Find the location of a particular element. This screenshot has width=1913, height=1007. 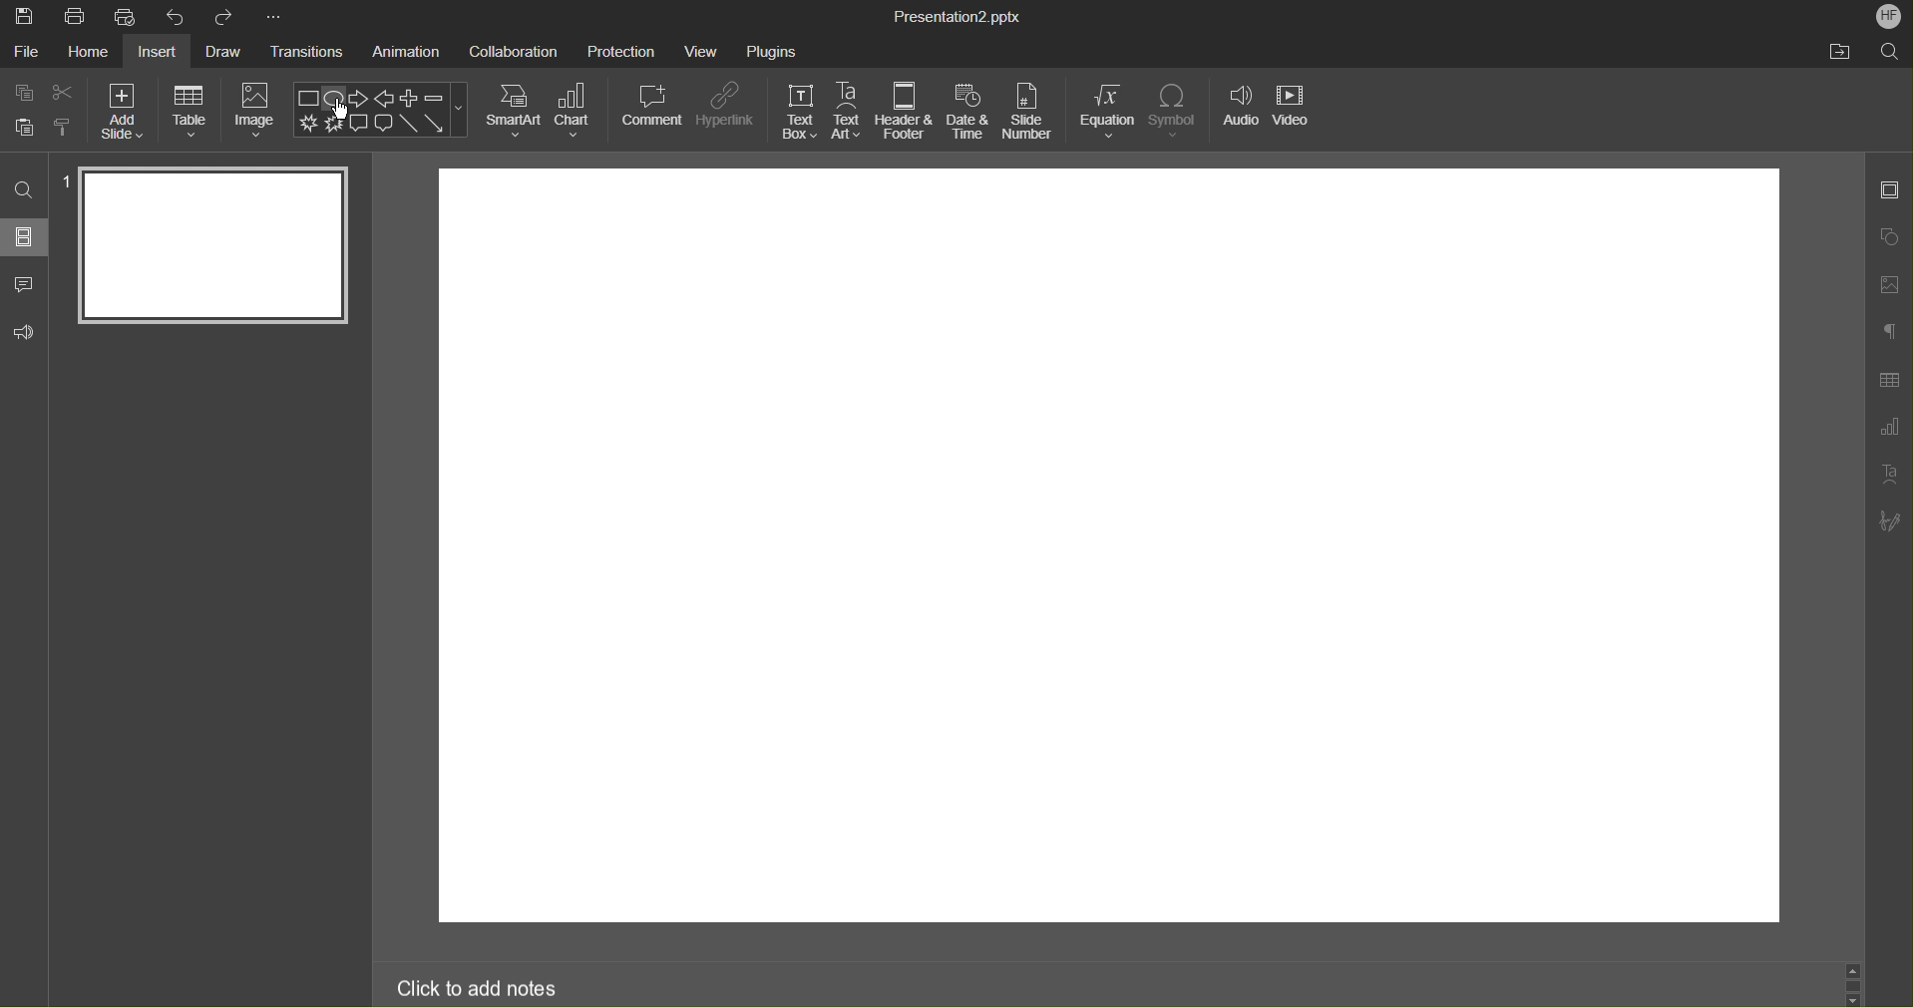

Comment is located at coordinates (25, 280).